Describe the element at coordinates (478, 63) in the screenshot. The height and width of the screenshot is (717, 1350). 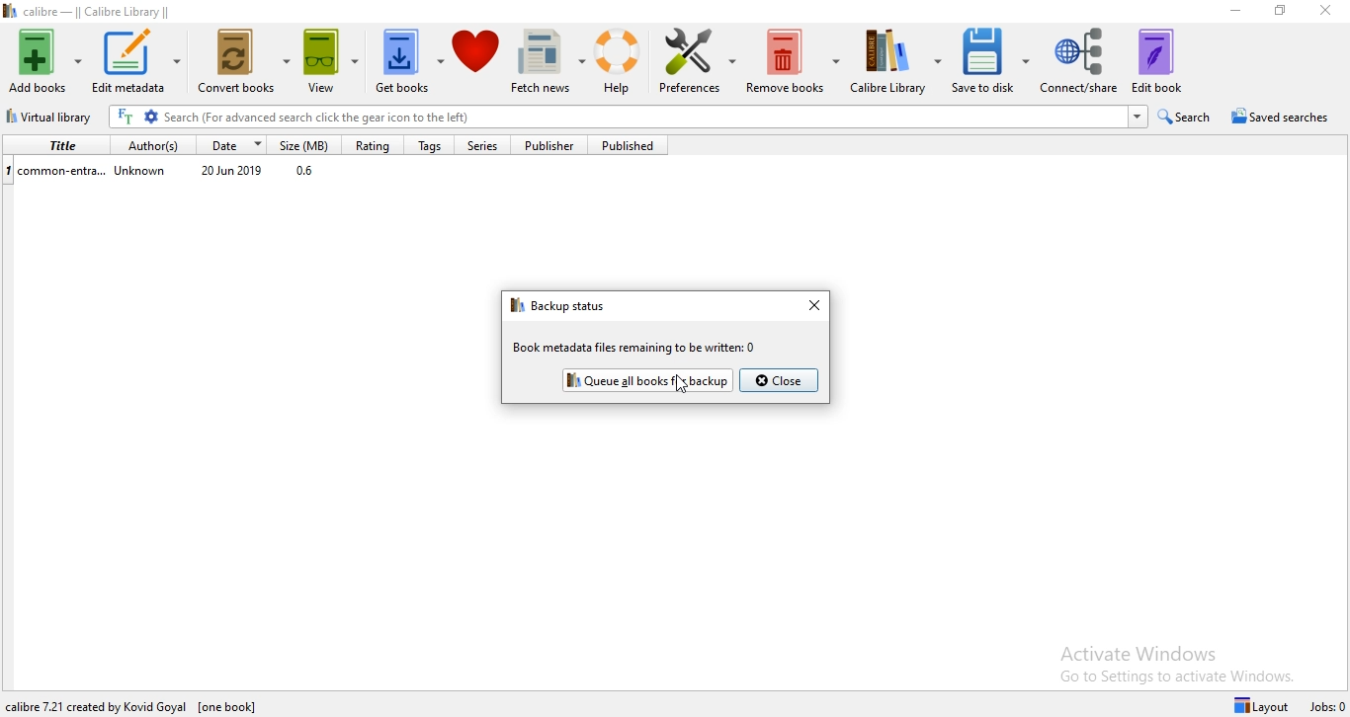
I see `Donate to calibre` at that location.